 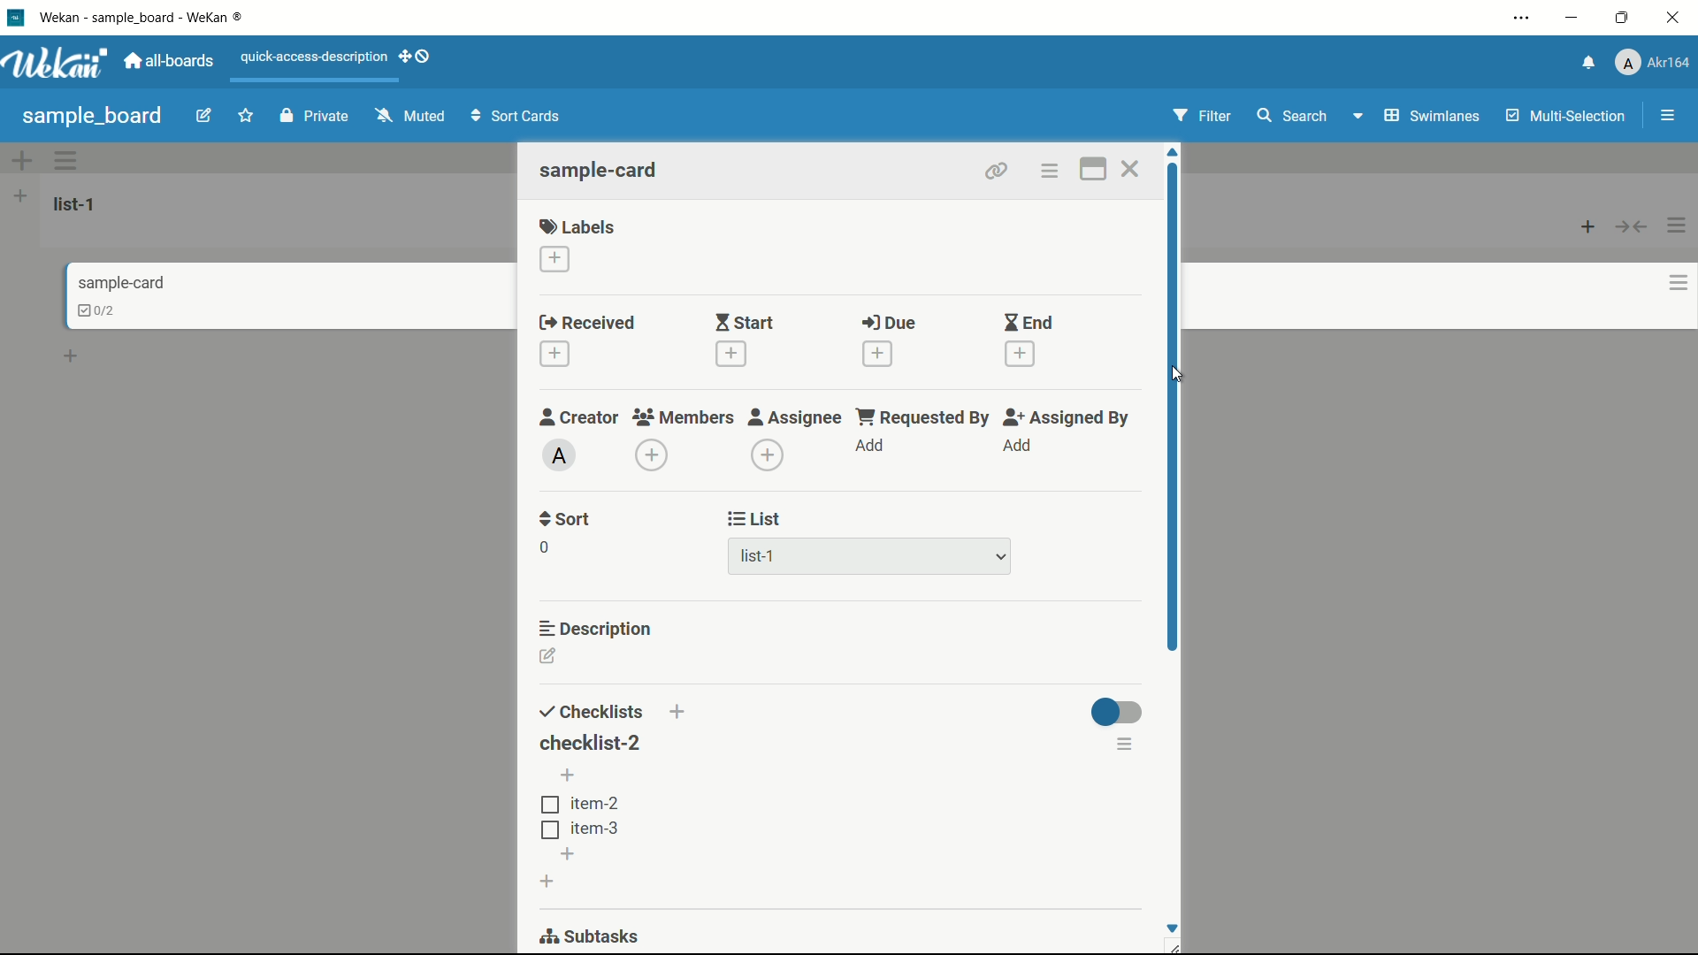 What do you see at coordinates (566, 855) in the screenshot?
I see `add item` at bounding box center [566, 855].